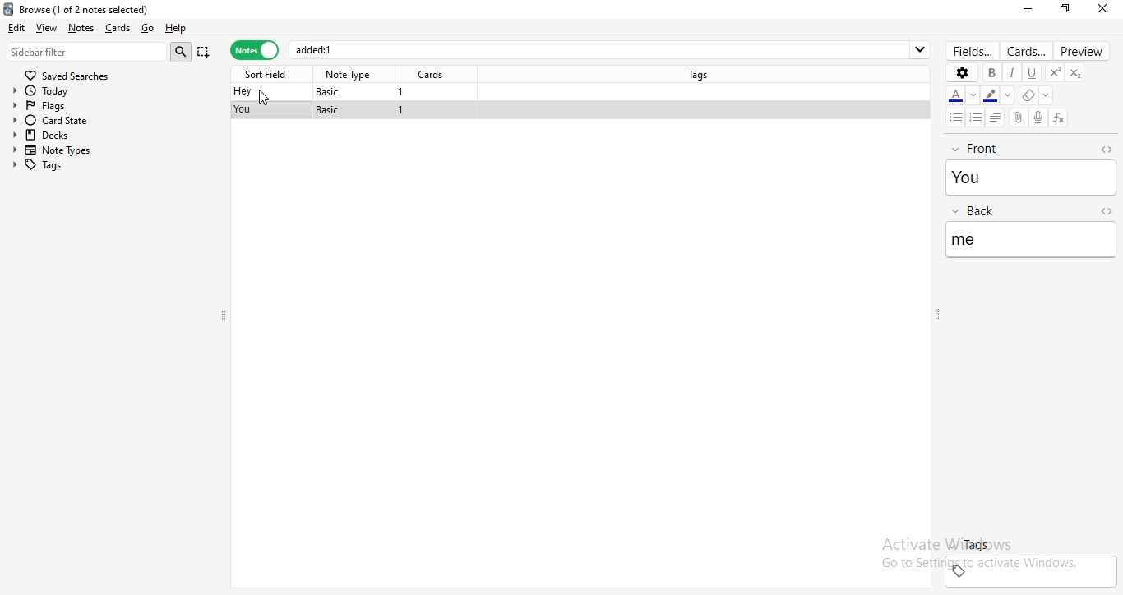 This screenshot has height=595, width=1123. Describe the element at coordinates (1038, 117) in the screenshot. I see `record` at that location.